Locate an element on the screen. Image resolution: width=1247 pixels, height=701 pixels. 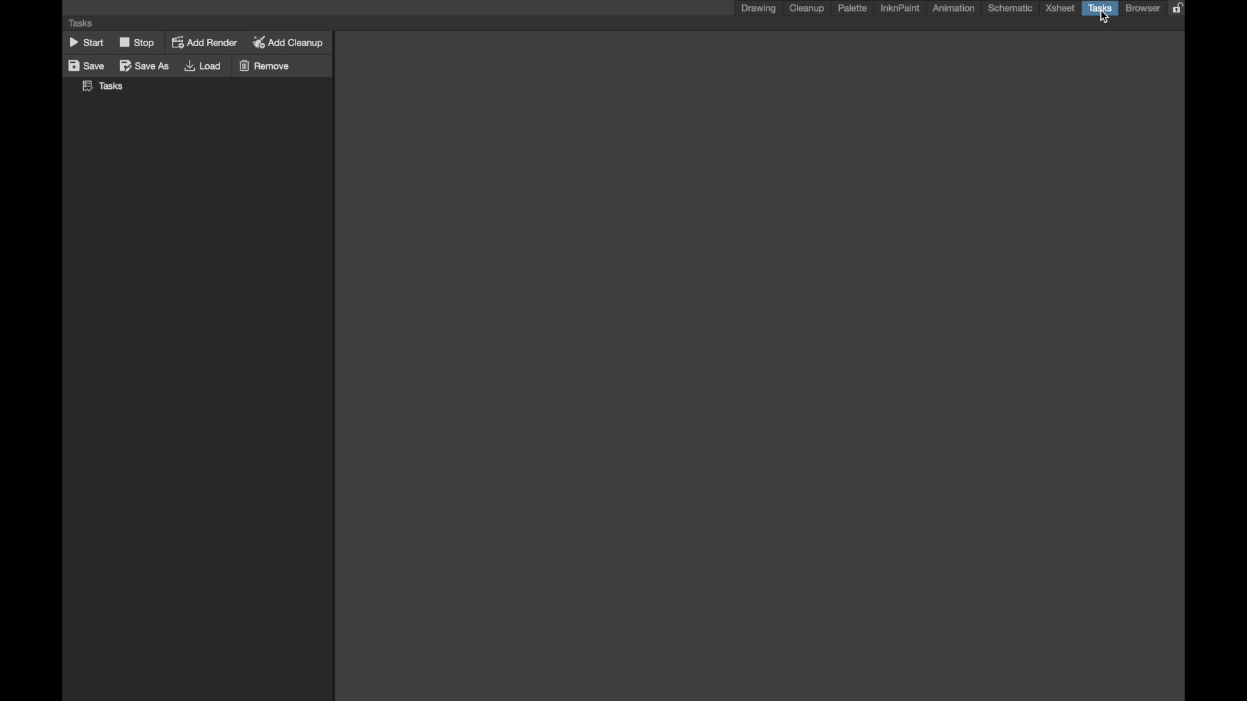
tasks is located at coordinates (1102, 8).